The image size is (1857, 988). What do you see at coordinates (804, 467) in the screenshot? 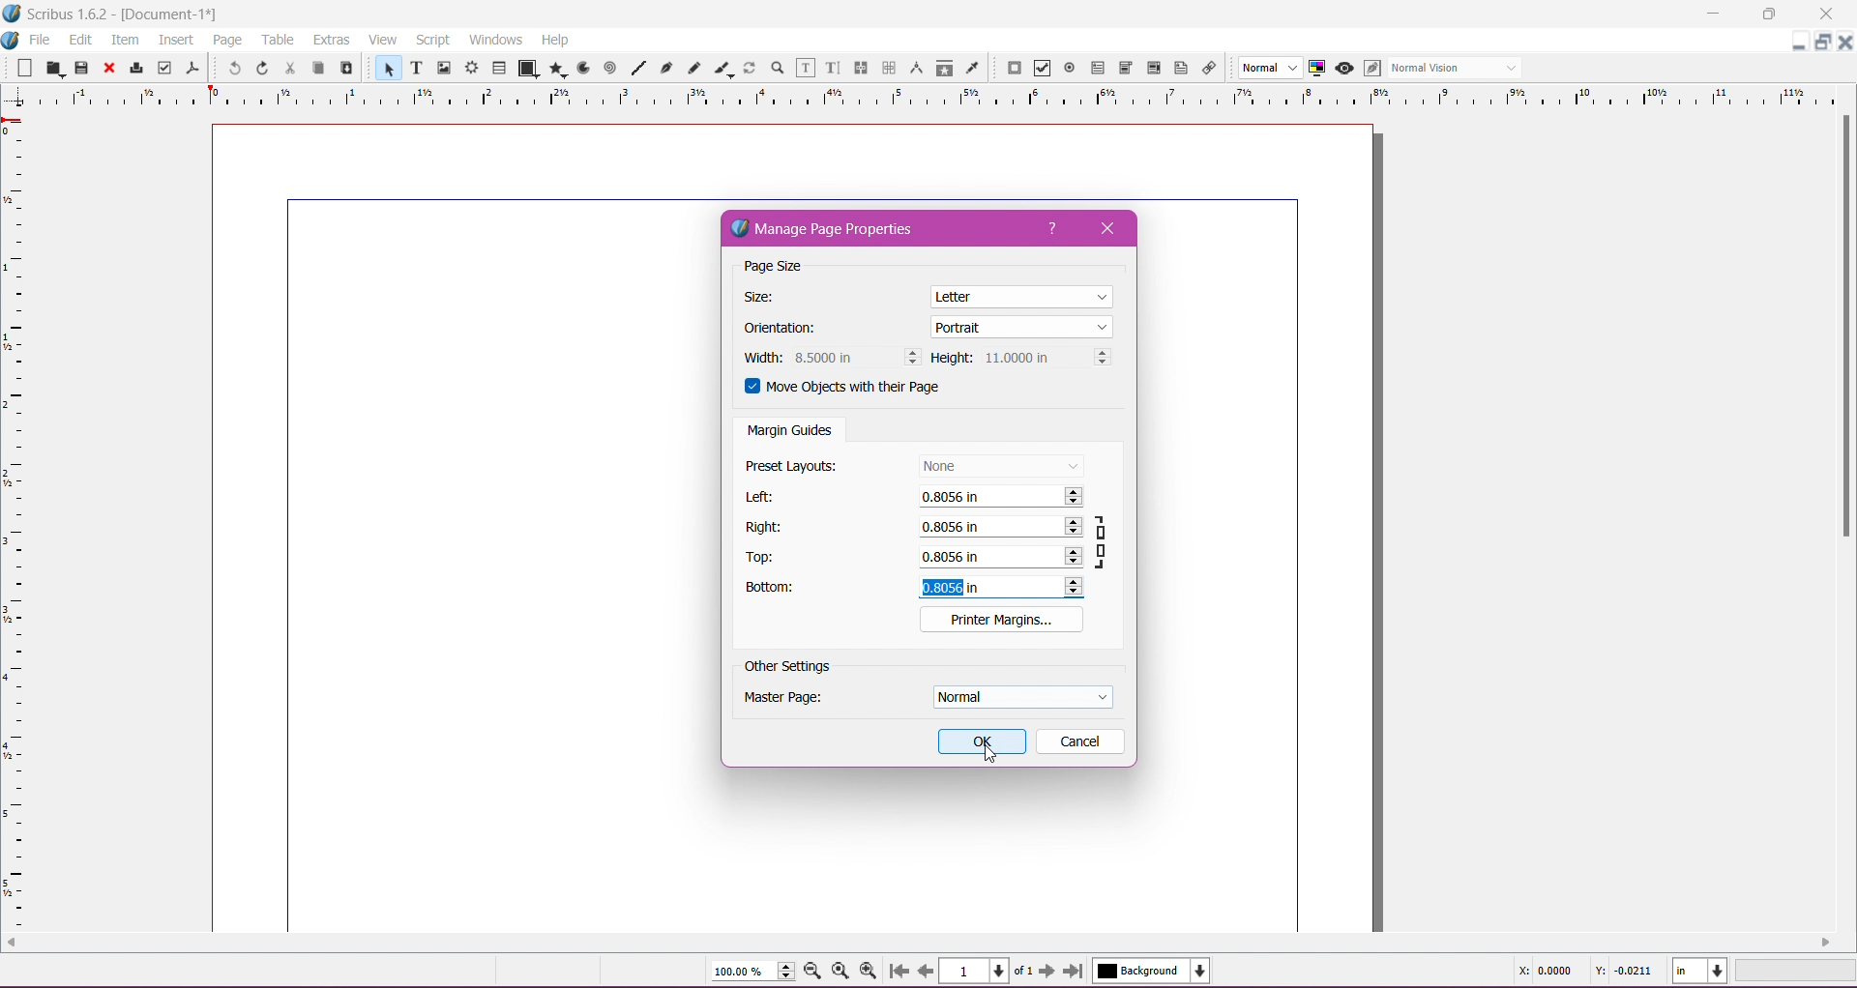
I see `` at bounding box center [804, 467].